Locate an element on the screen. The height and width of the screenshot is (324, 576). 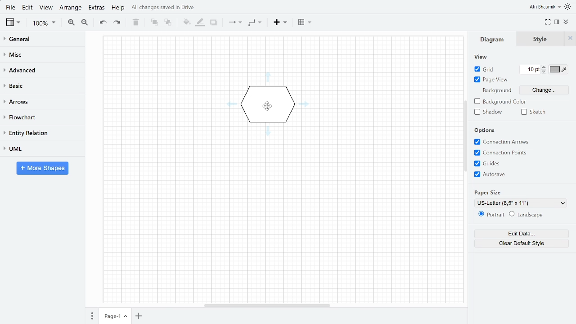
Table is located at coordinates (304, 22).